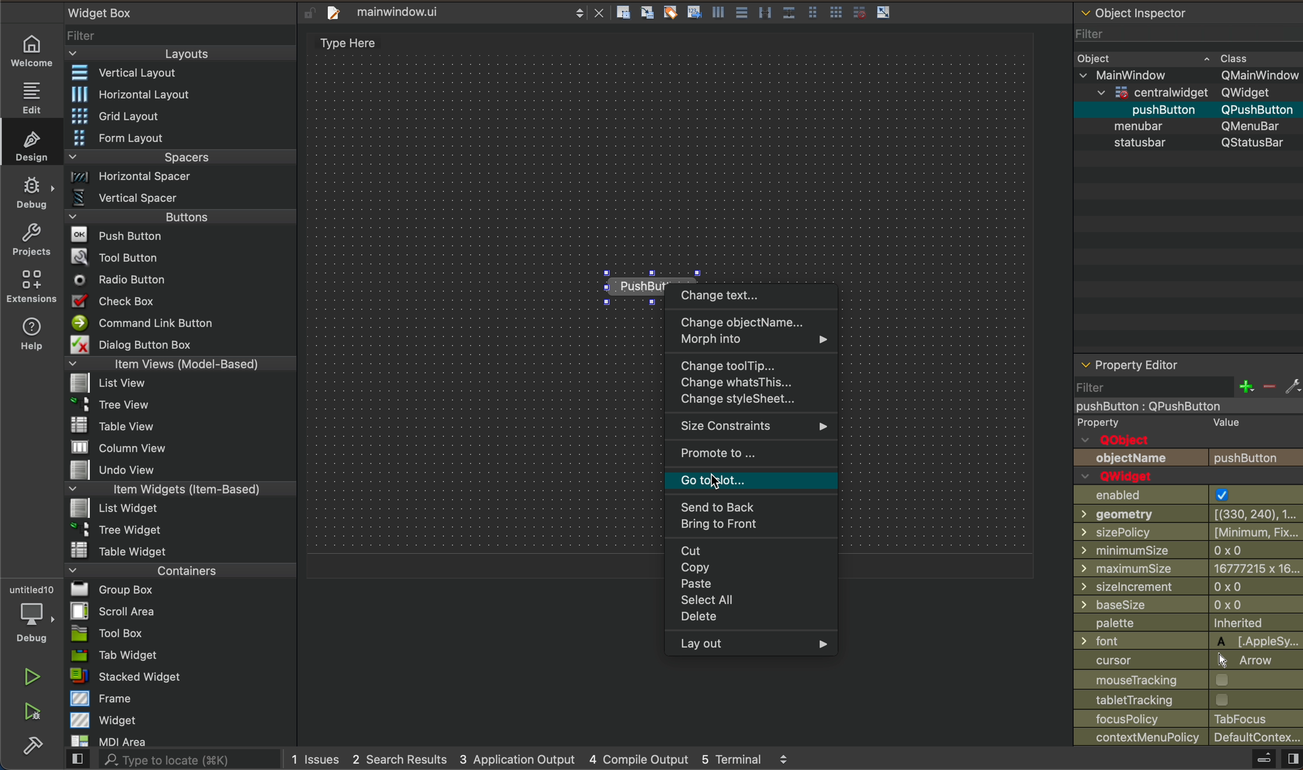  What do you see at coordinates (172, 761) in the screenshot?
I see `search bar` at bounding box center [172, 761].